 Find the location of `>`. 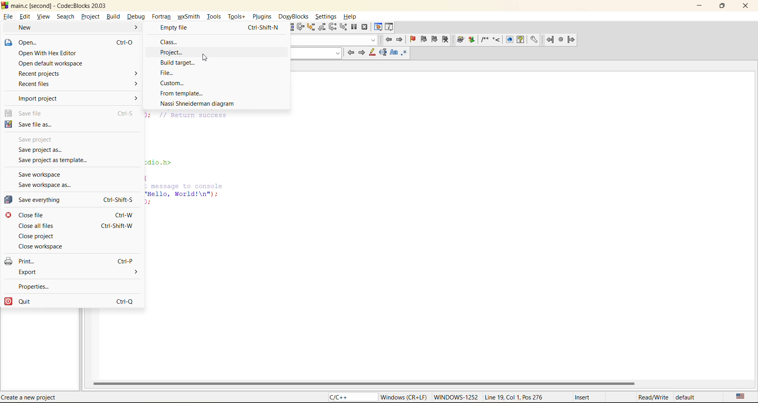

> is located at coordinates (136, 97).